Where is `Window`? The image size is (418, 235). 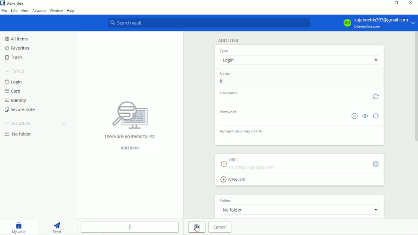 Window is located at coordinates (56, 10).